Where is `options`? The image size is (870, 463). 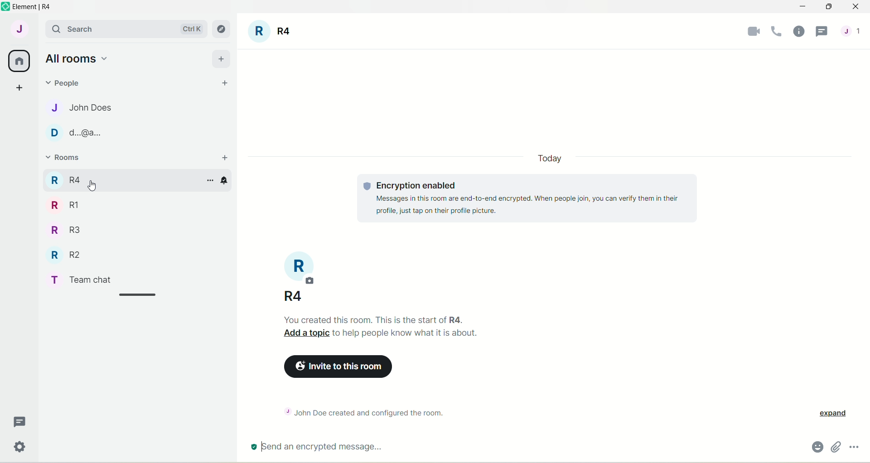 options is located at coordinates (210, 181).